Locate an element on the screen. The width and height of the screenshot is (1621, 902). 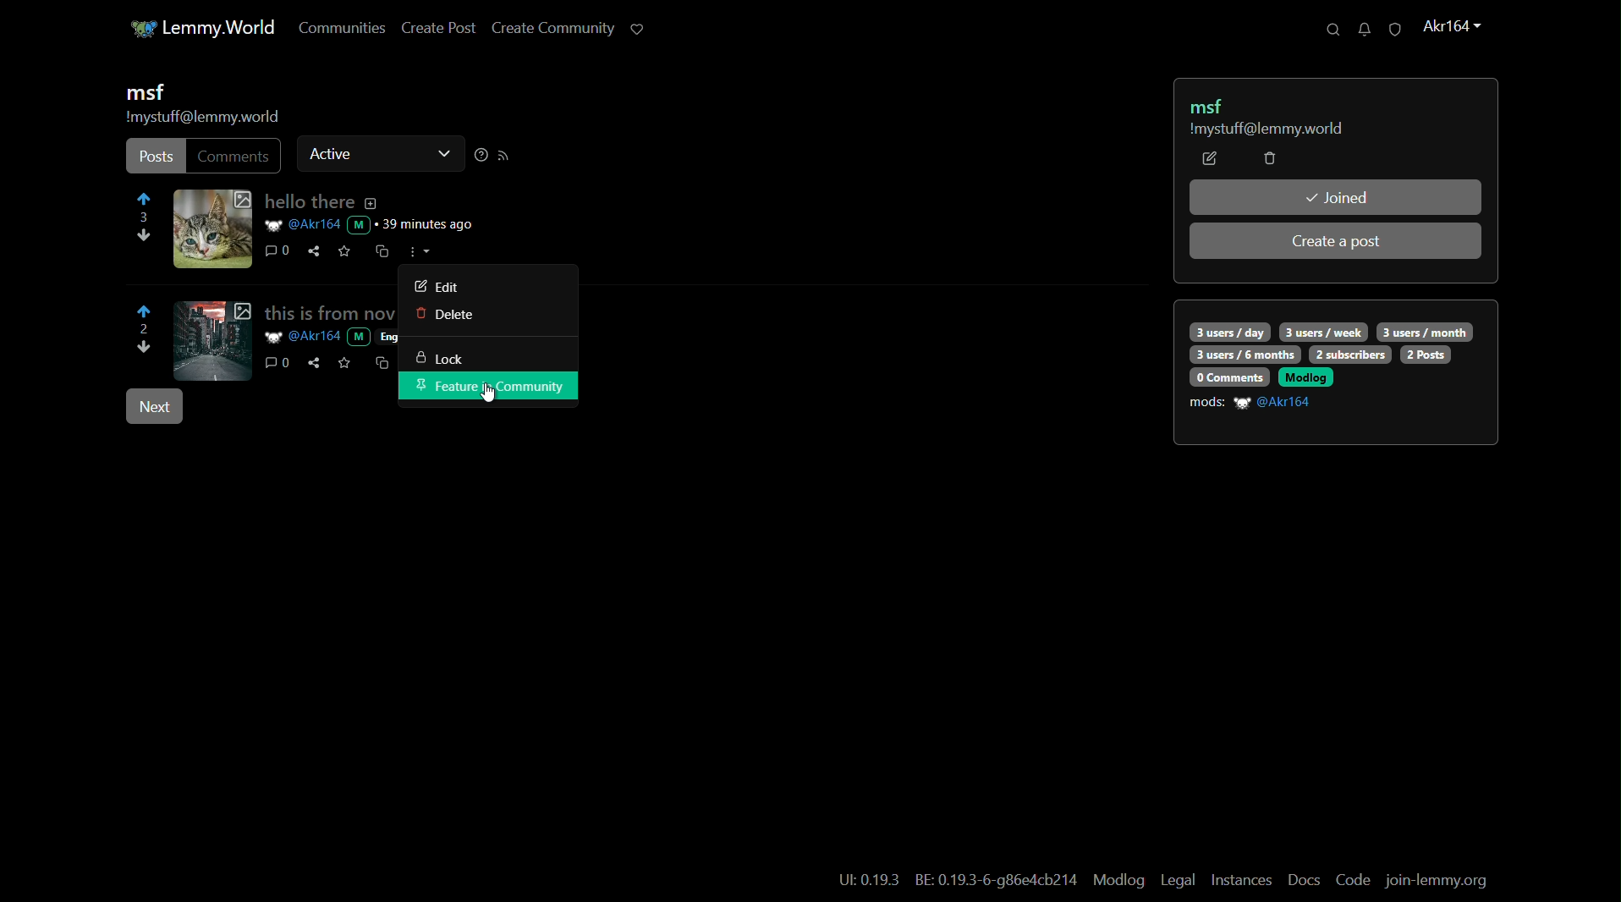
delete is located at coordinates (1269, 160).